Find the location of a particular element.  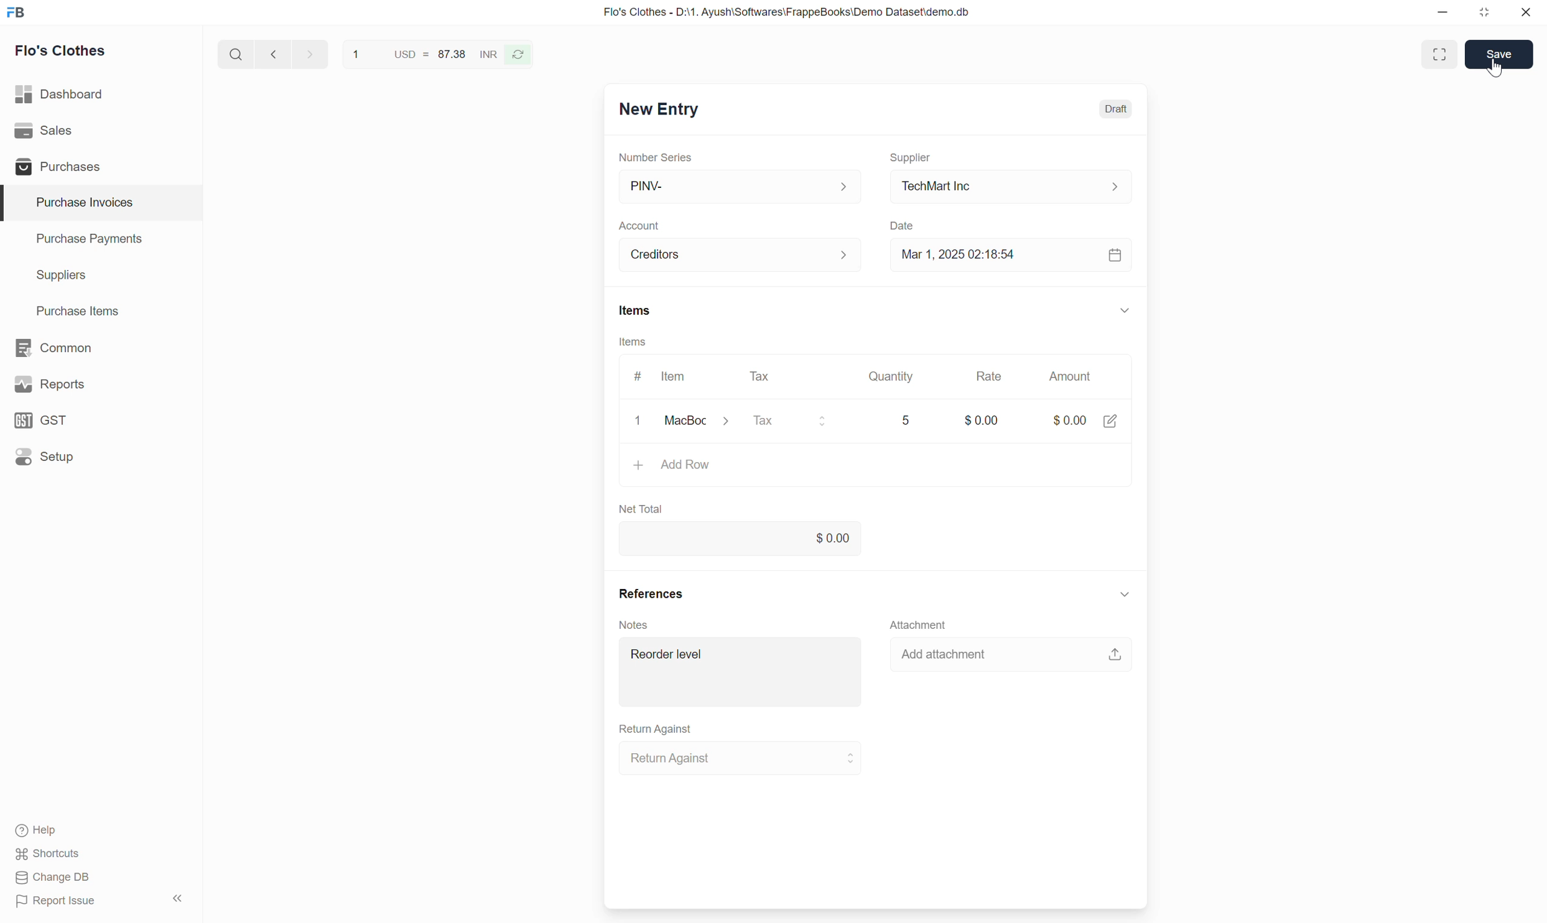

References is located at coordinates (651, 593).